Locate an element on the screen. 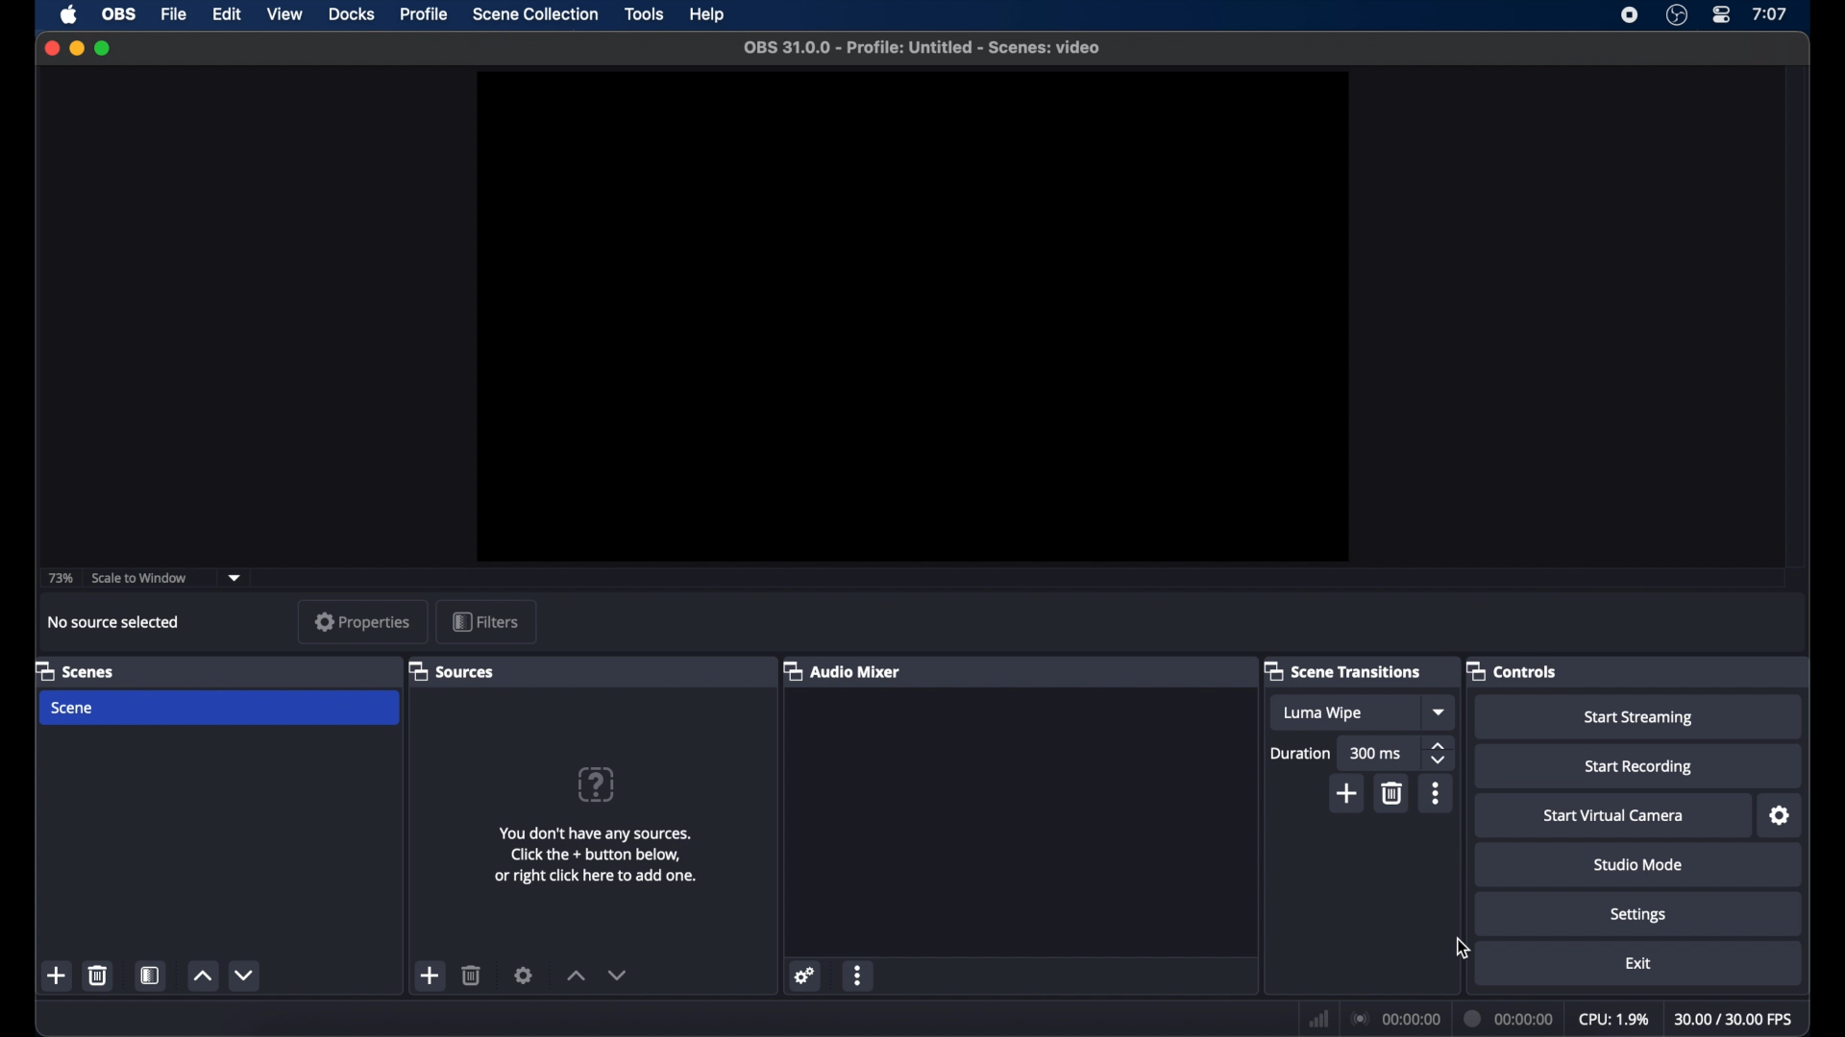 The height and width of the screenshot is (1037, 1845). obs is located at coordinates (119, 12).